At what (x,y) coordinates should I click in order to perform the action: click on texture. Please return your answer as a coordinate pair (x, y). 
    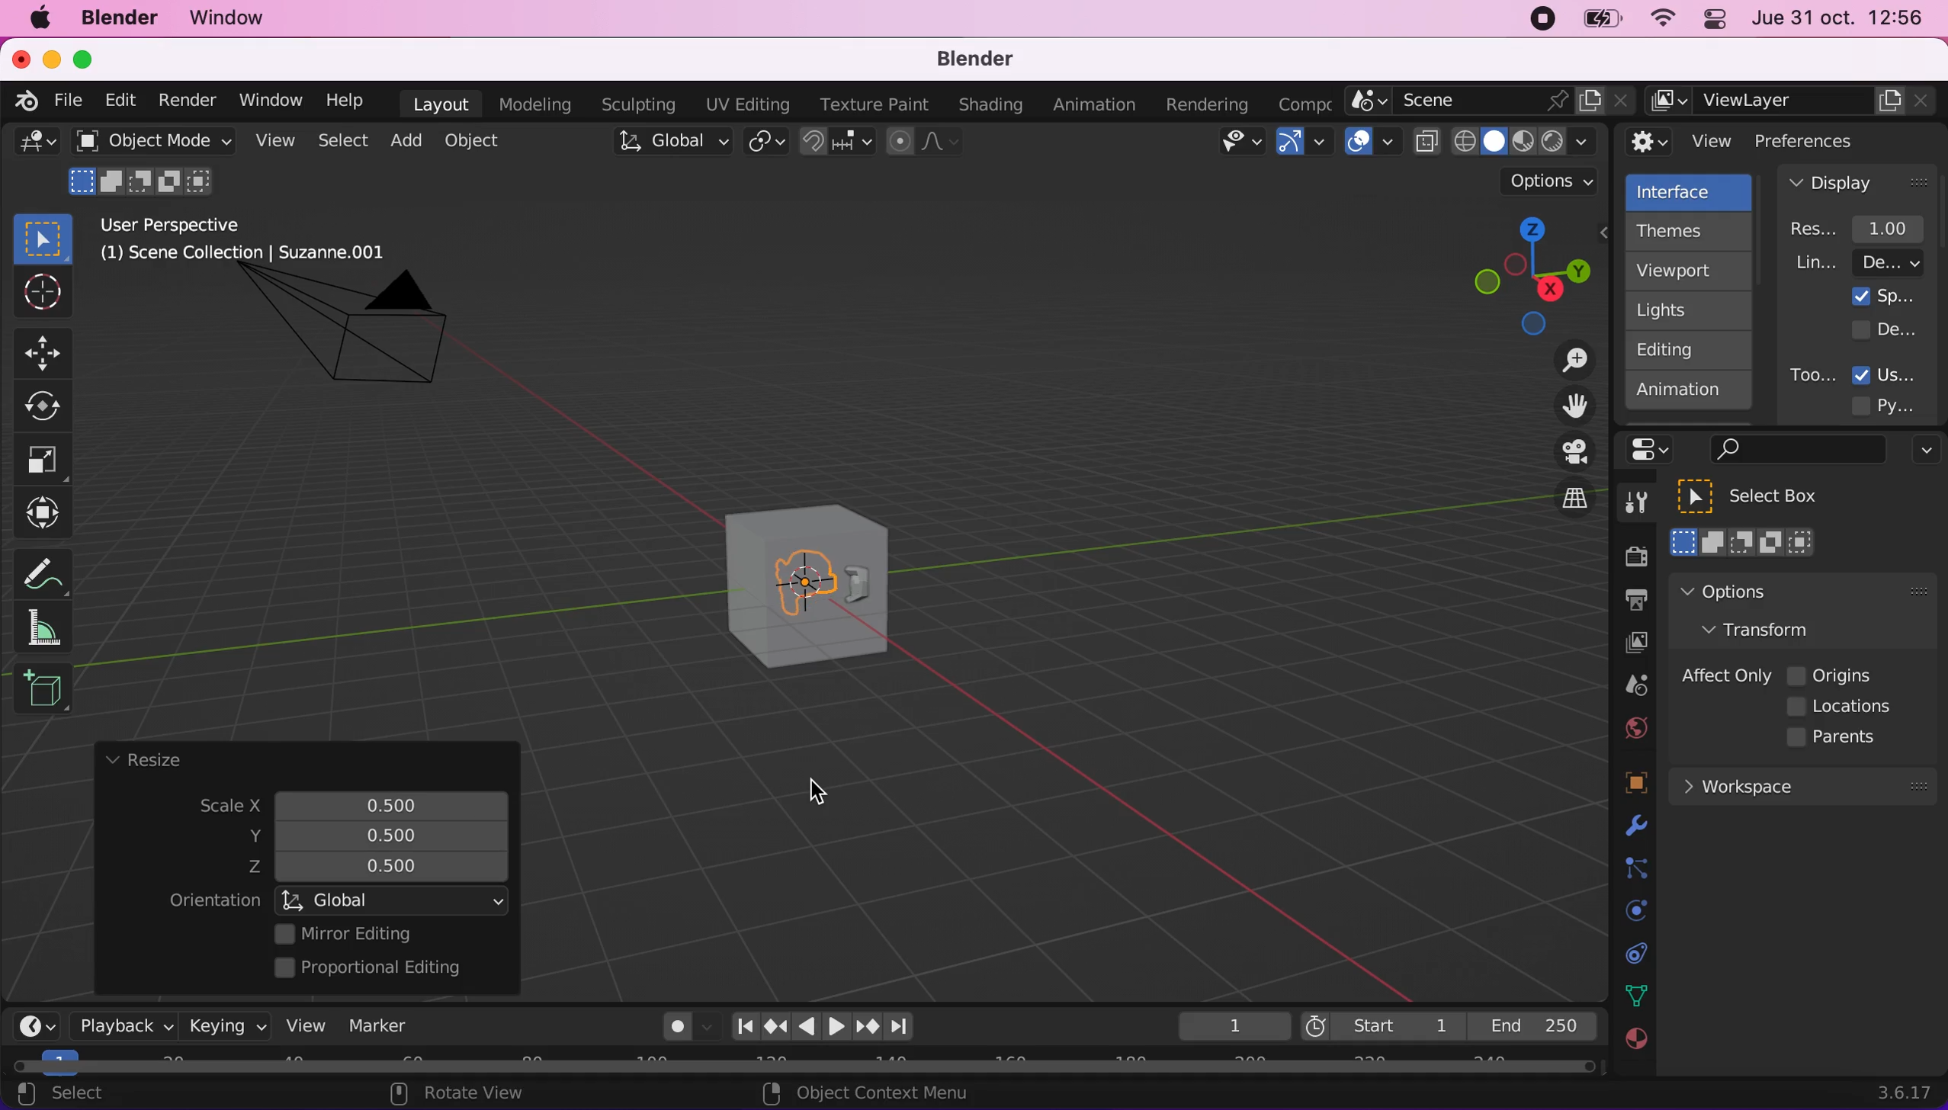
    Looking at the image, I should click on (1634, 1047).